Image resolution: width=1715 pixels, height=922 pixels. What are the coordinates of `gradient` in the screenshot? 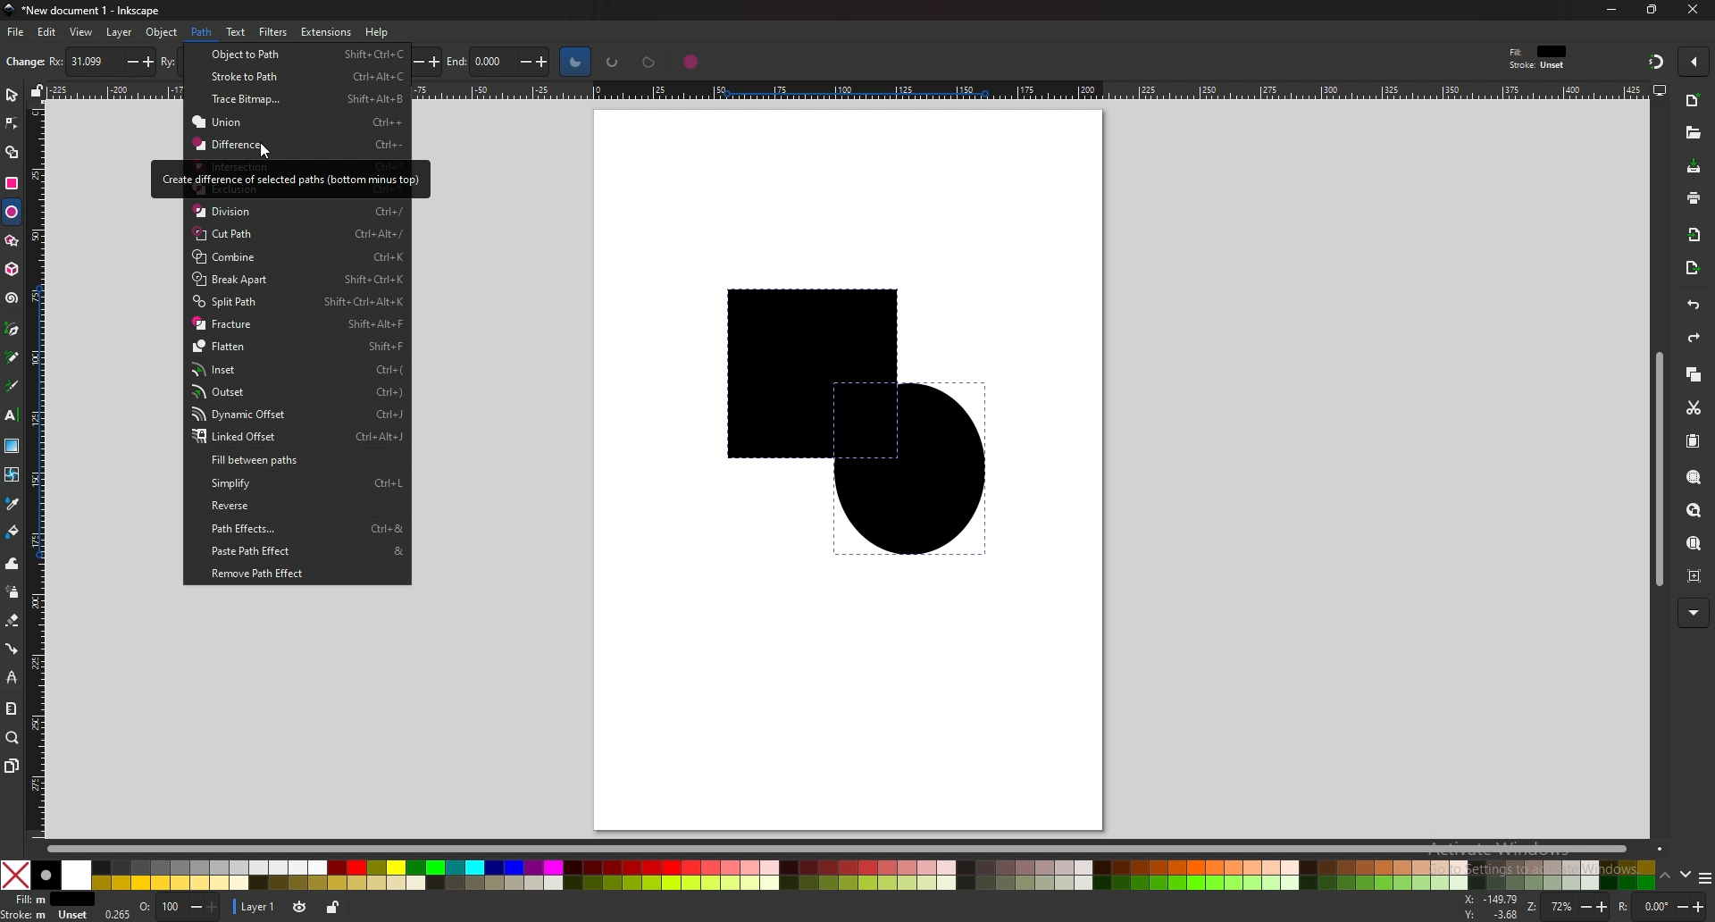 It's located at (12, 446).